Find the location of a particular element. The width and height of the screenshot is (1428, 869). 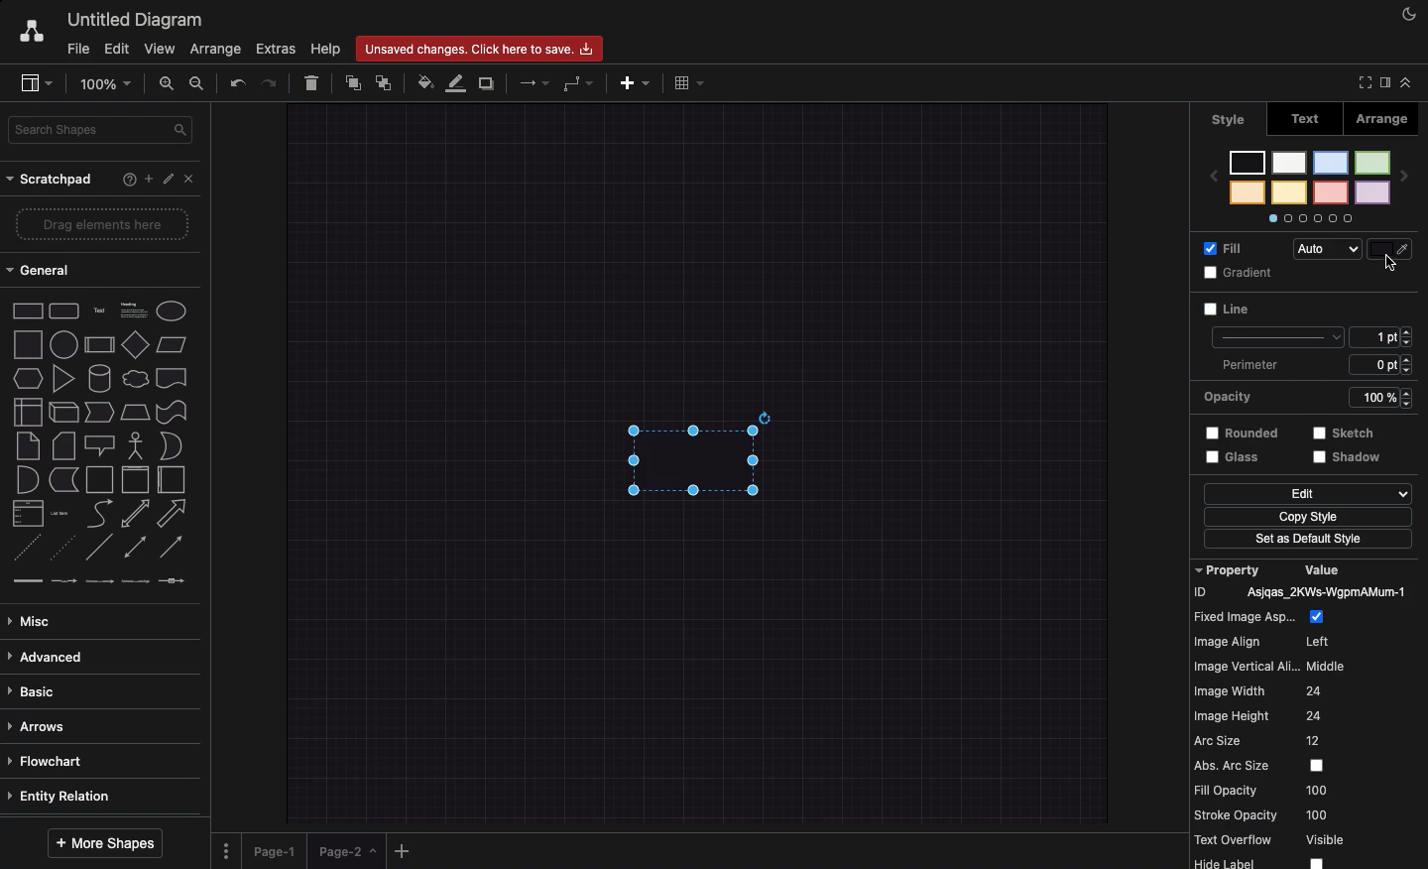

Size is located at coordinates (1386, 352).